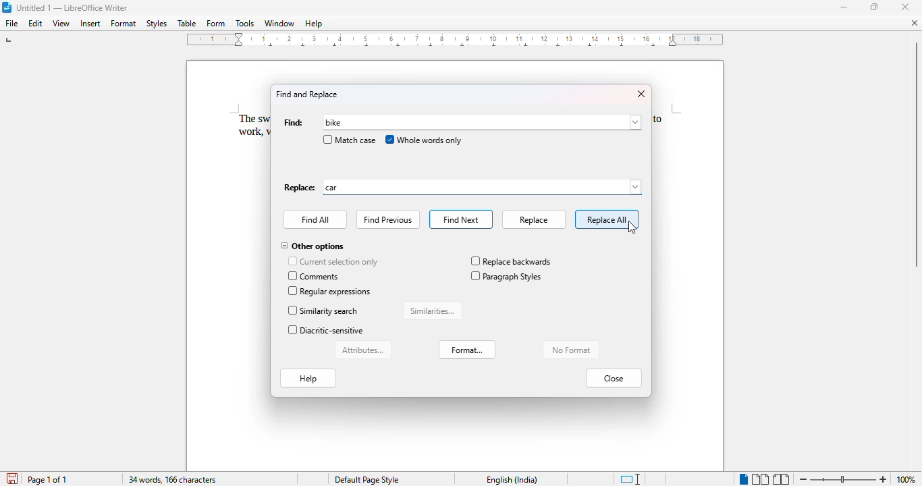 Image resolution: width=922 pixels, height=486 pixels. I want to click on styles, so click(156, 24).